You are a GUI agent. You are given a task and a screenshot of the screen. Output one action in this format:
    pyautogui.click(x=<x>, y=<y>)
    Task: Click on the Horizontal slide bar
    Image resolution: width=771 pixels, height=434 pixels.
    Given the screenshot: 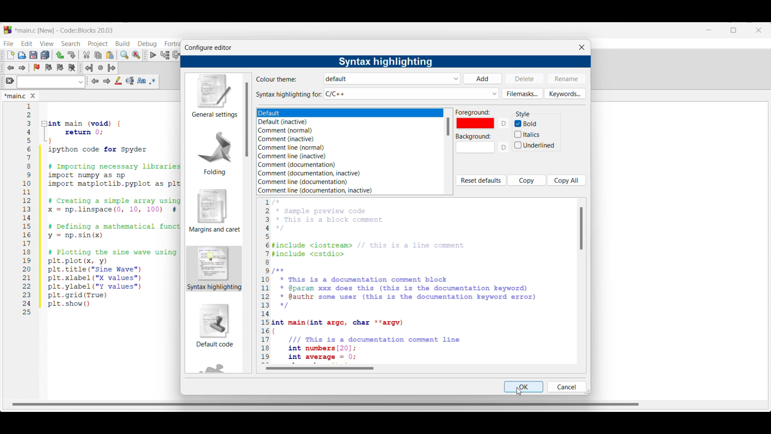 What is the action you would take?
    pyautogui.click(x=320, y=368)
    